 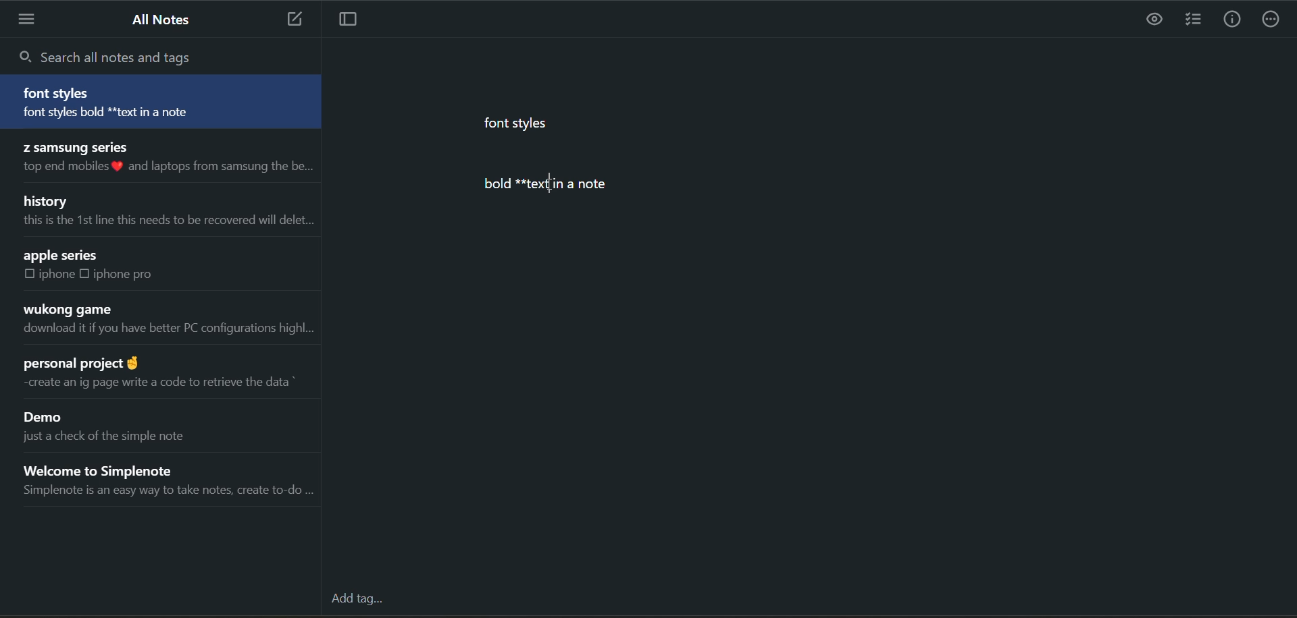 I want to click on font styles, so click(x=59, y=93).